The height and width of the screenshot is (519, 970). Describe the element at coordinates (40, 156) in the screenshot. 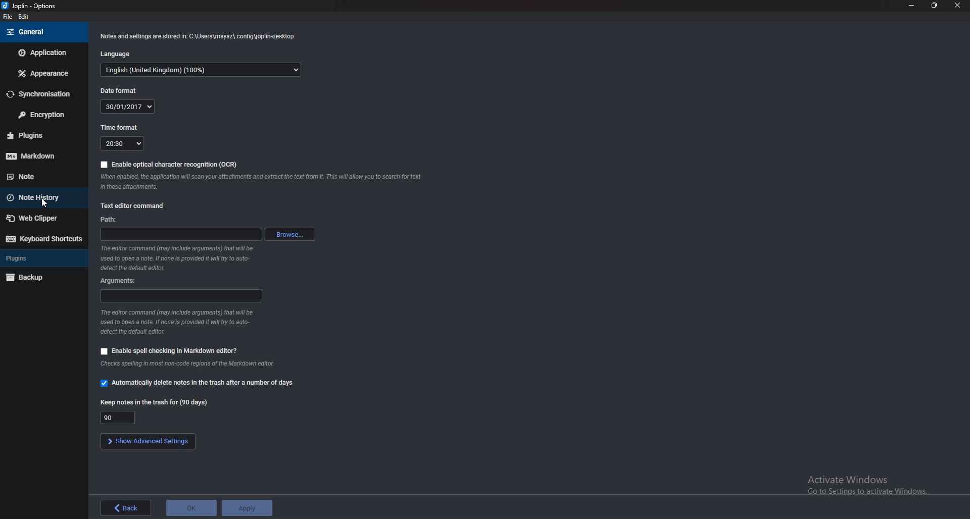

I see `mark down` at that location.